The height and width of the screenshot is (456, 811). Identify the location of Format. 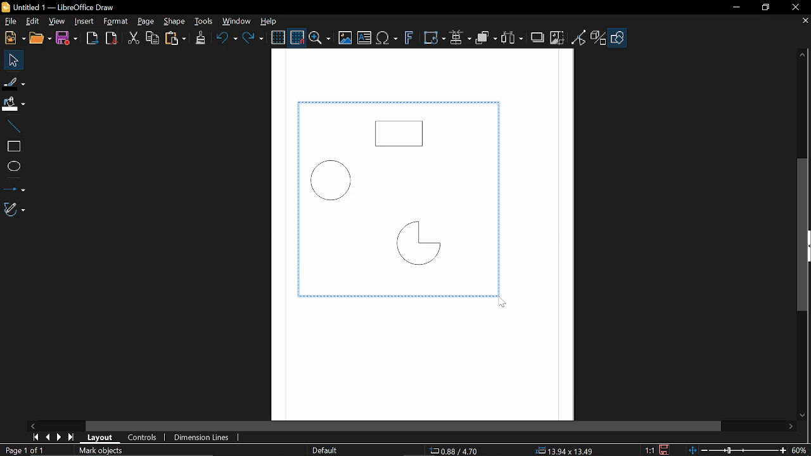
(115, 22).